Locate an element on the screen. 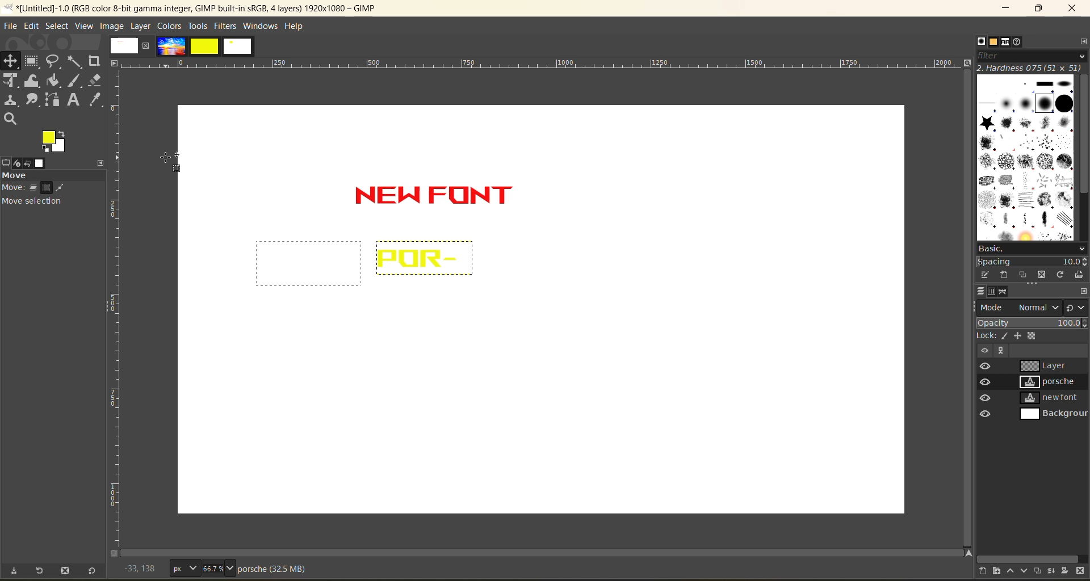  layer is located at coordinates (142, 26).